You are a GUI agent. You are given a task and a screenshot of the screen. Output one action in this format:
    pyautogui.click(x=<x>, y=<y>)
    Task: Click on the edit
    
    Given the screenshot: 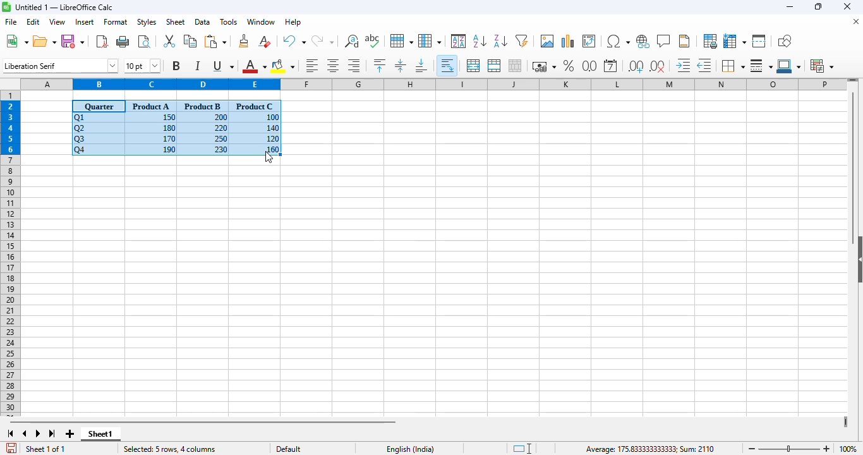 What is the action you would take?
    pyautogui.click(x=33, y=21)
    